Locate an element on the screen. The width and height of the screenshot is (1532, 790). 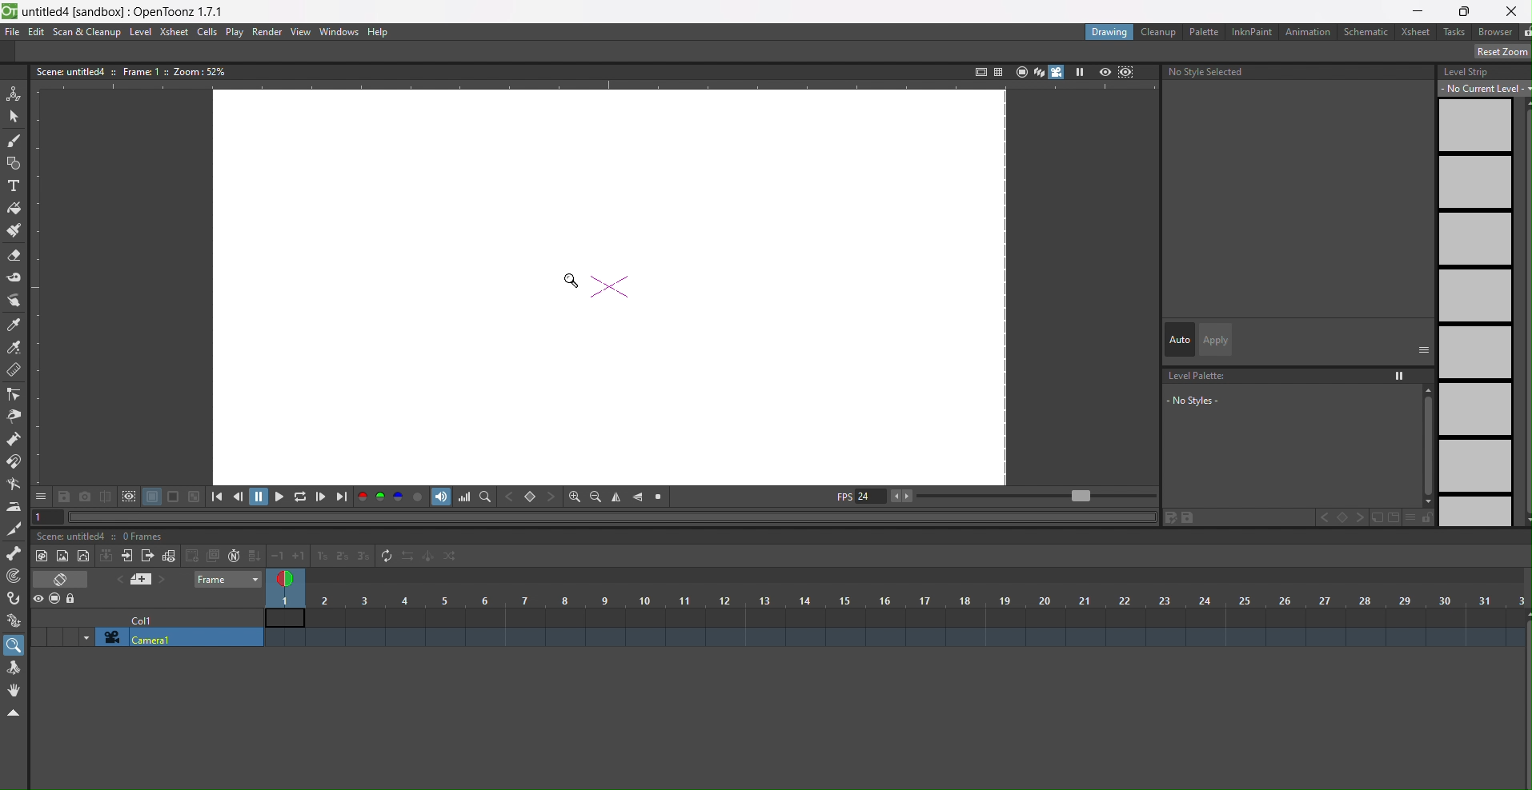
hide toolbar is located at coordinates (17, 714).